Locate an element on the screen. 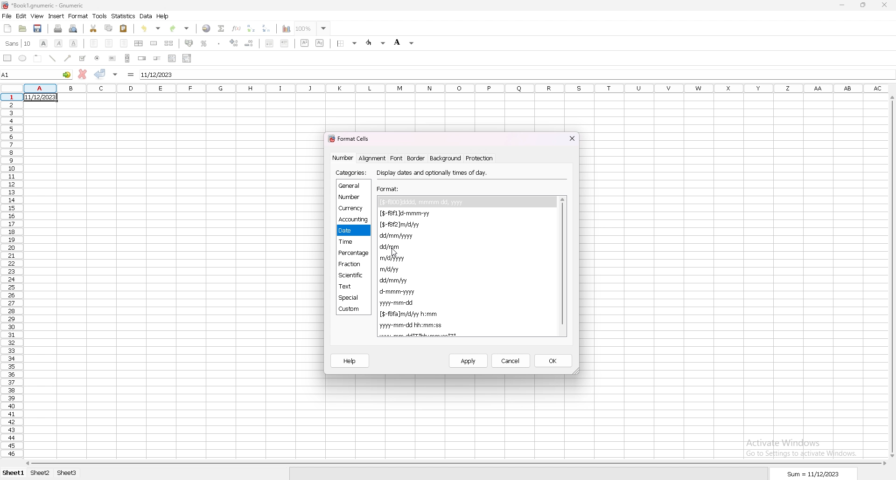 This screenshot has height=480, width=896. view is located at coordinates (36, 16).